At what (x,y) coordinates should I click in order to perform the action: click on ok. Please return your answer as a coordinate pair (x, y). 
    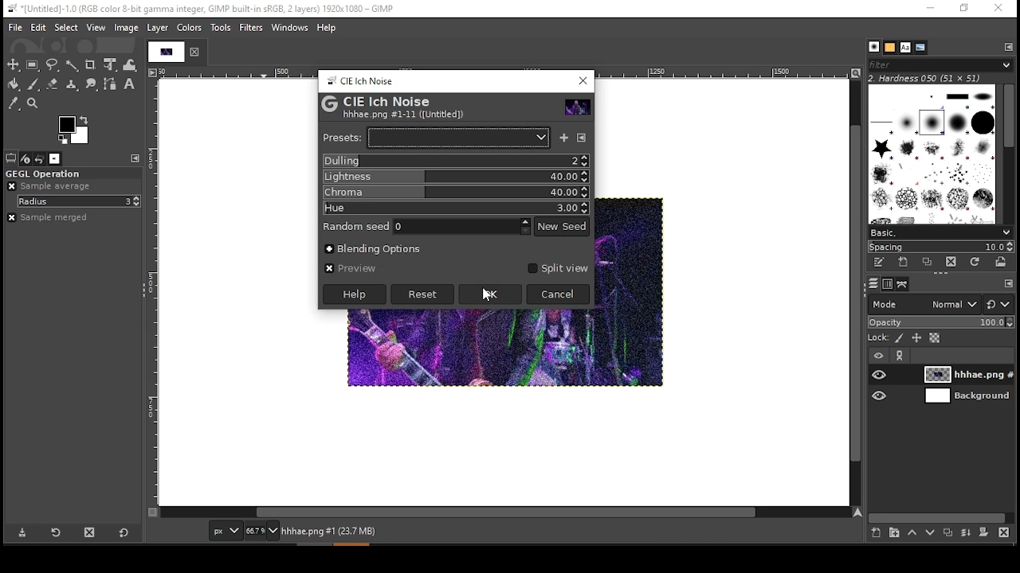
    Looking at the image, I should click on (492, 294).